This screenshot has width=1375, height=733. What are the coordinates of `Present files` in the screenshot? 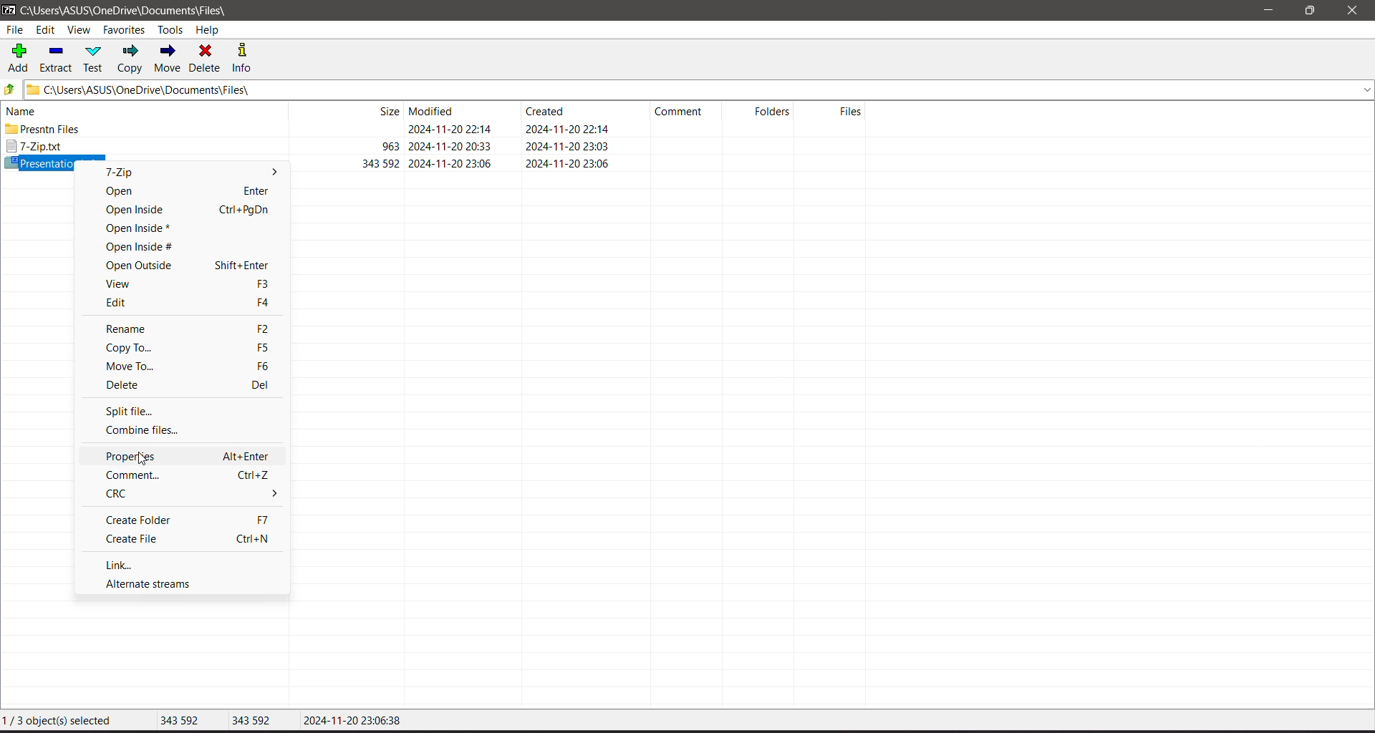 It's located at (309, 130).